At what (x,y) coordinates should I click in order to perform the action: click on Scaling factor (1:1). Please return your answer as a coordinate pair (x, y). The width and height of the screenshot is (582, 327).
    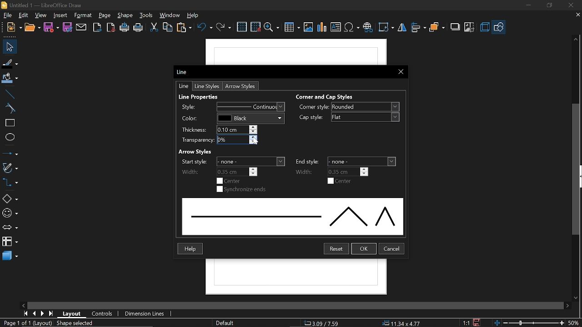
    Looking at the image, I should click on (467, 323).